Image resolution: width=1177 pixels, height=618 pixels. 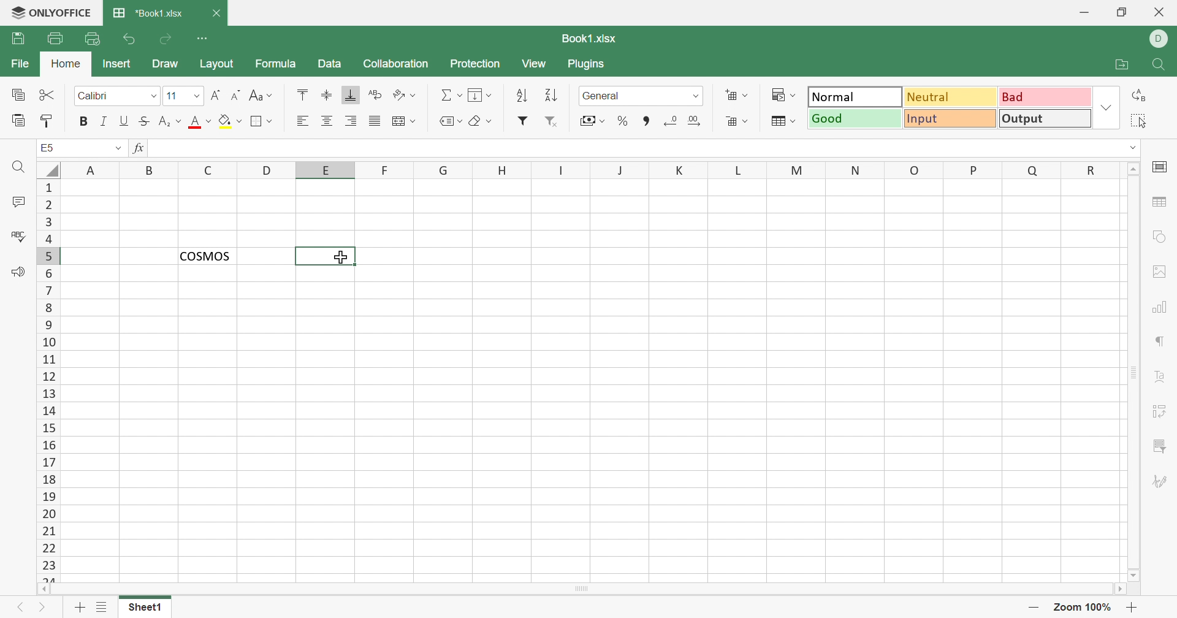 I want to click on Decrease decimal, so click(x=672, y=122).